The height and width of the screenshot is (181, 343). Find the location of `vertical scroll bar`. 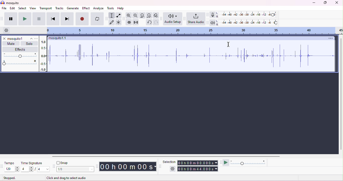

vertical scroll bar is located at coordinates (341, 94).